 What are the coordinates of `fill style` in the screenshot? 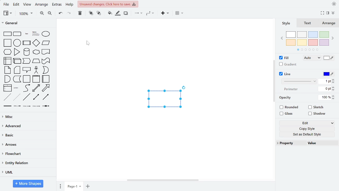 It's located at (311, 58).